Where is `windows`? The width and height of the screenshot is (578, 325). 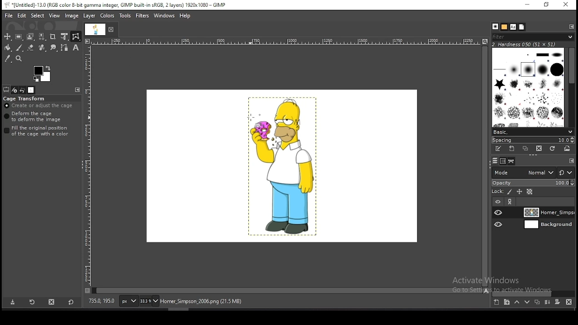
windows is located at coordinates (164, 15).